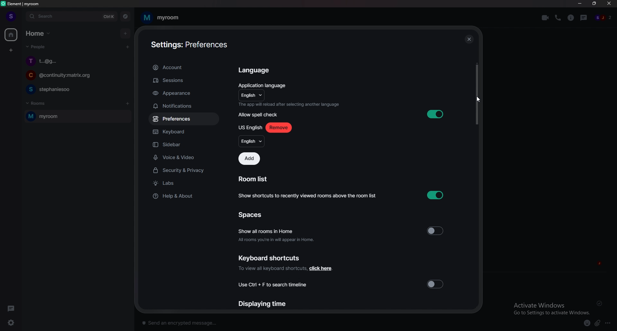 The image size is (617, 331). Describe the element at coordinates (249, 159) in the screenshot. I see `add` at that location.